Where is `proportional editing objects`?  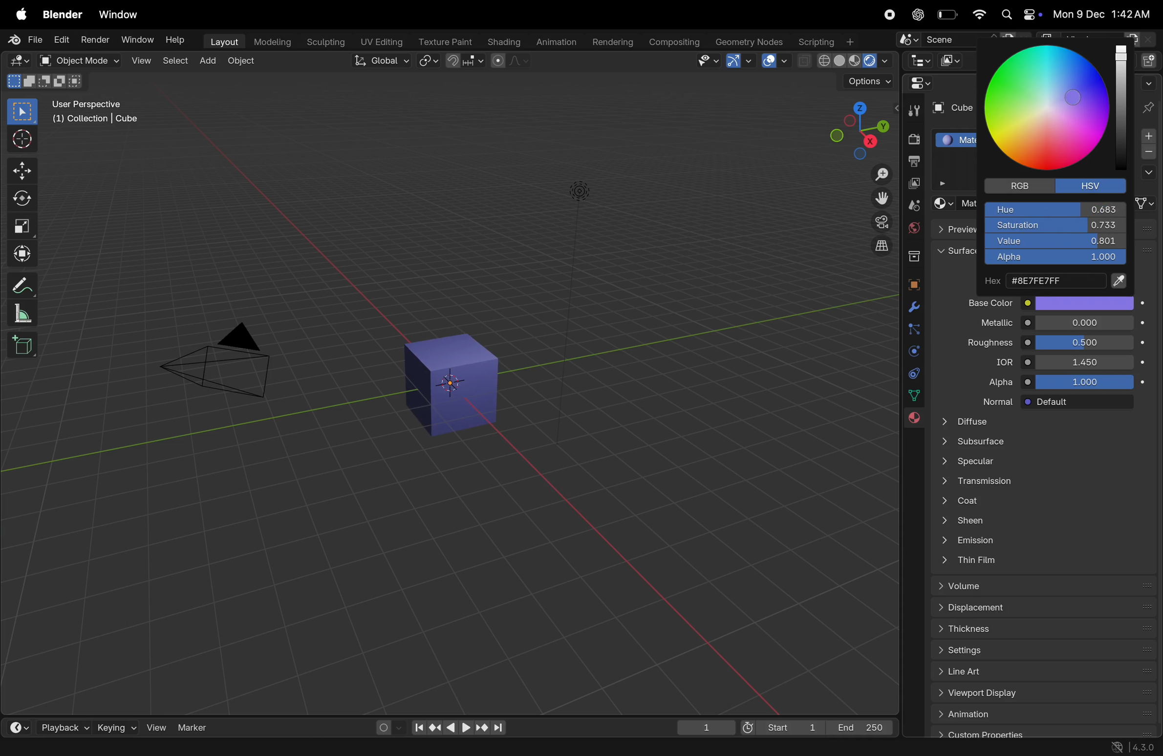
proportional editing objects is located at coordinates (510, 61).